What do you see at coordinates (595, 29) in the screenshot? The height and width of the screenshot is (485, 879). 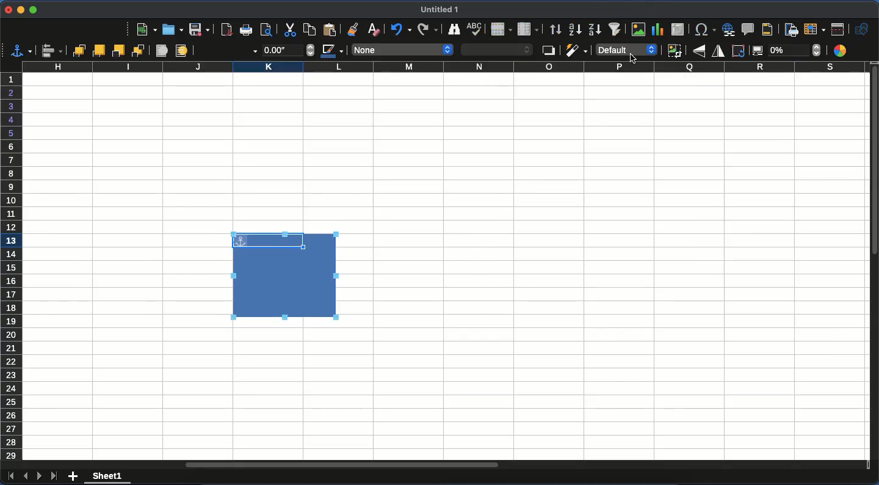 I see `descending` at bounding box center [595, 29].